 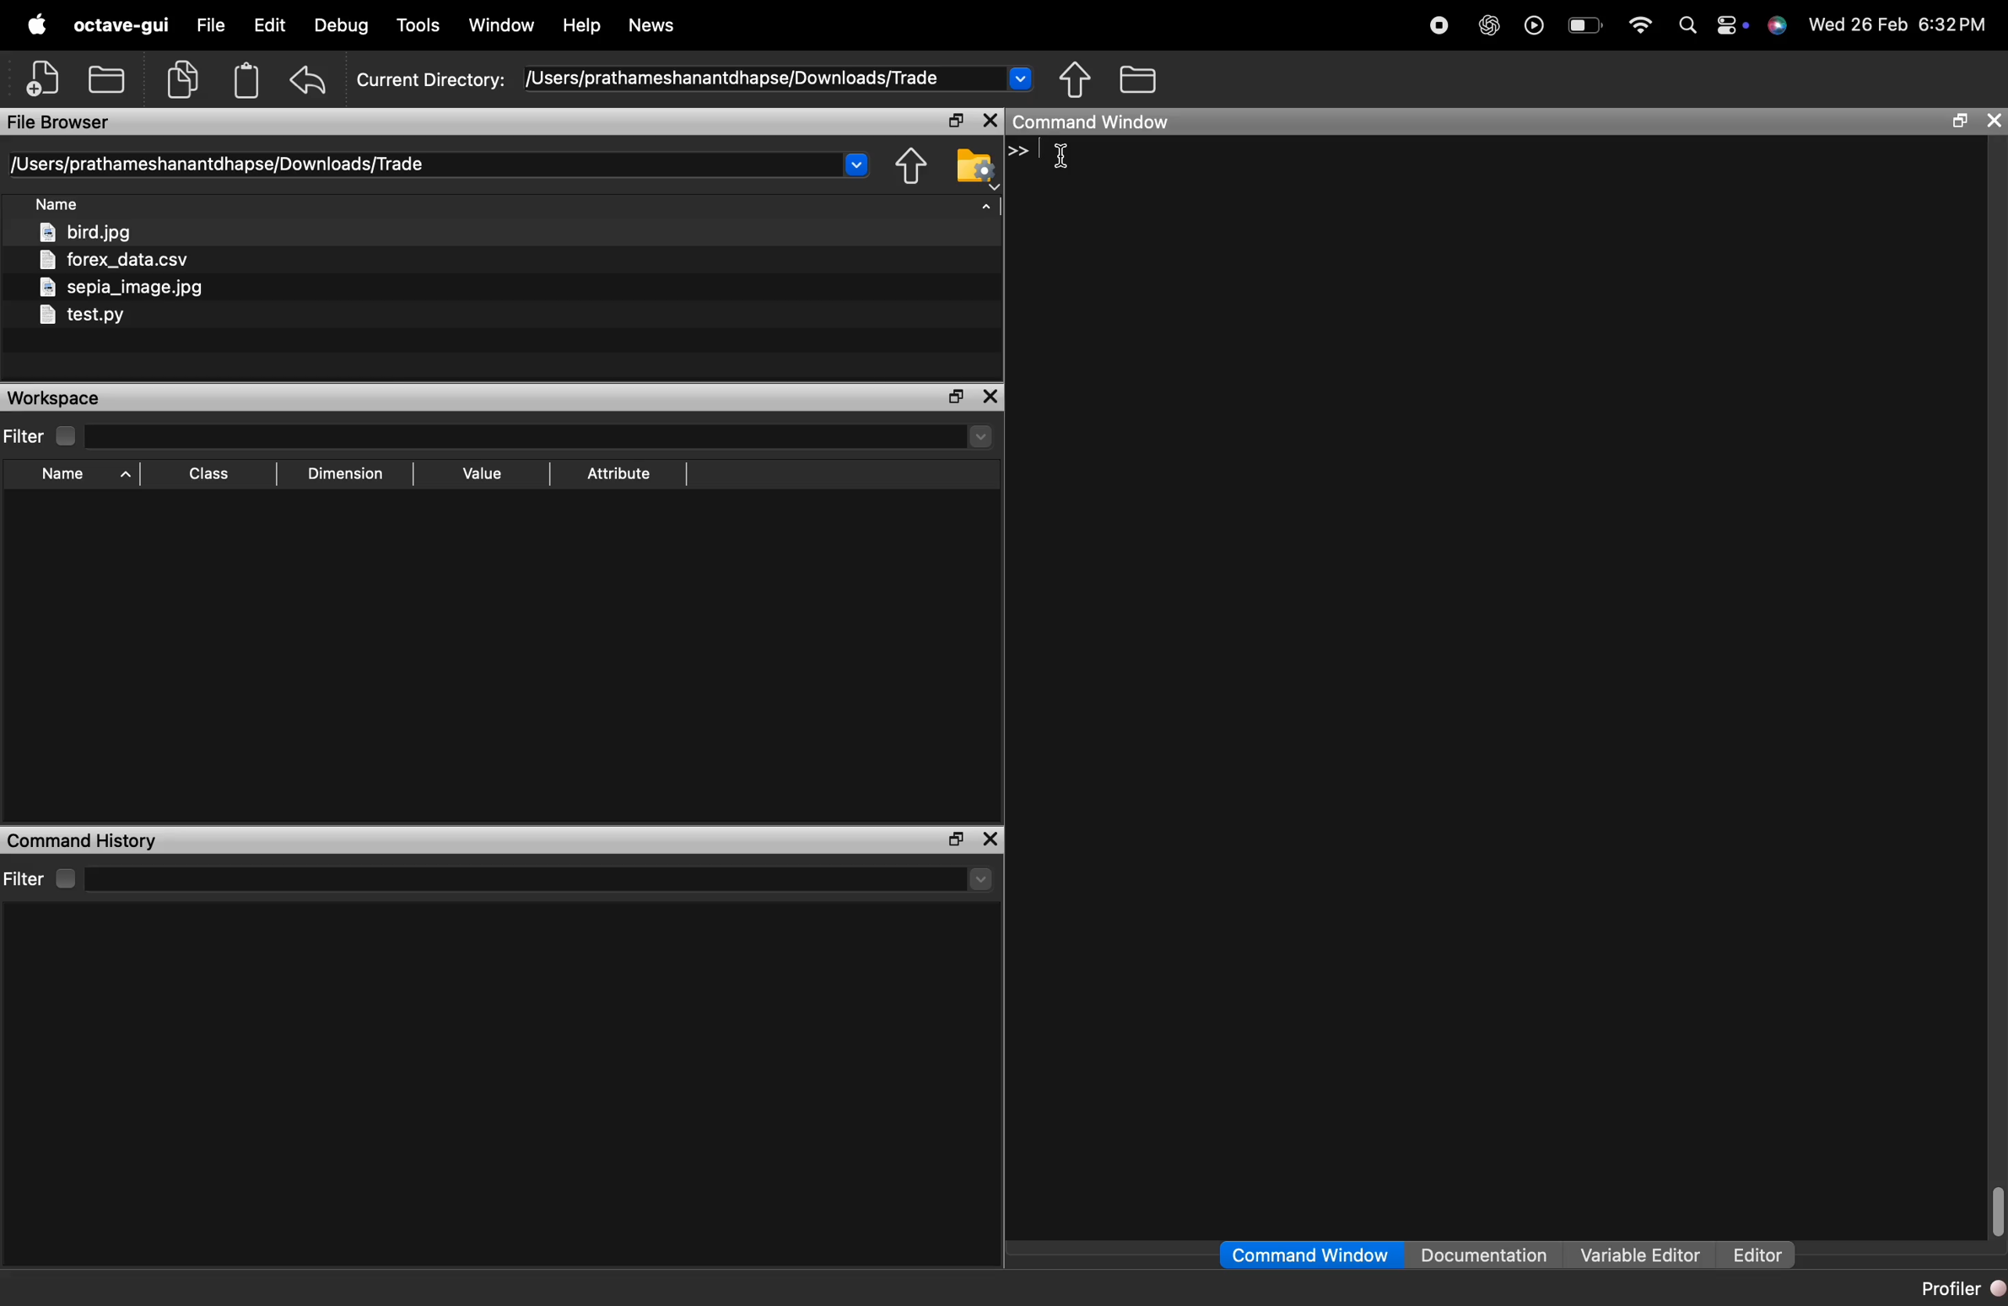 What do you see at coordinates (991, 397) in the screenshot?
I see `close` at bounding box center [991, 397].